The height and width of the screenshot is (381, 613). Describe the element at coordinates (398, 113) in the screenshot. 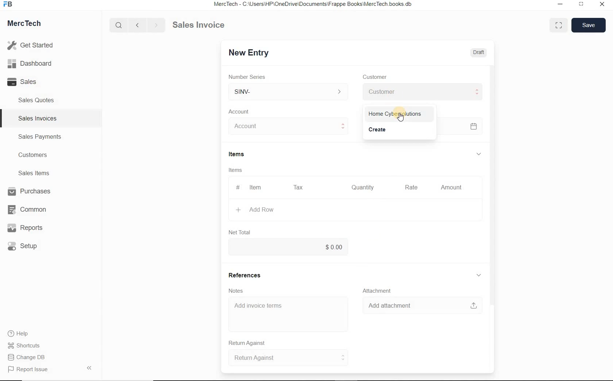

I see `Home Cybersolutions` at that location.